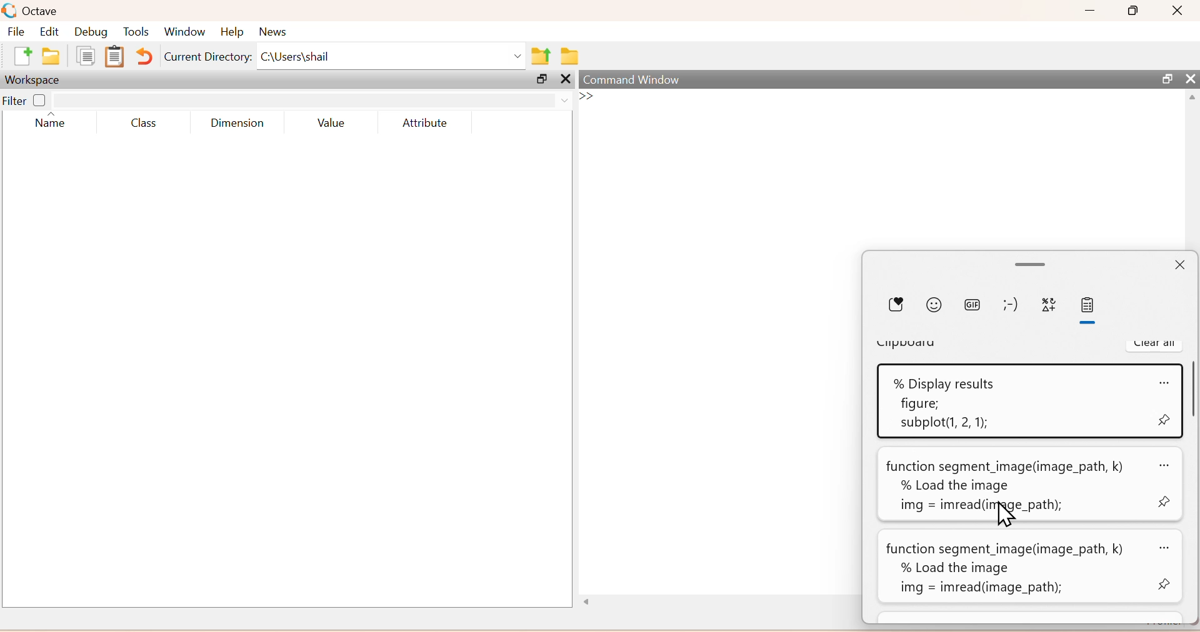 This screenshot has height=632, width=1200. I want to click on Help, so click(231, 33).